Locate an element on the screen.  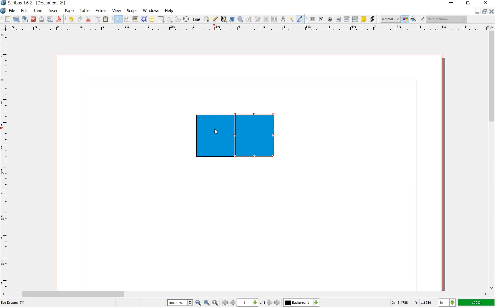
save is located at coordinates (24, 19).